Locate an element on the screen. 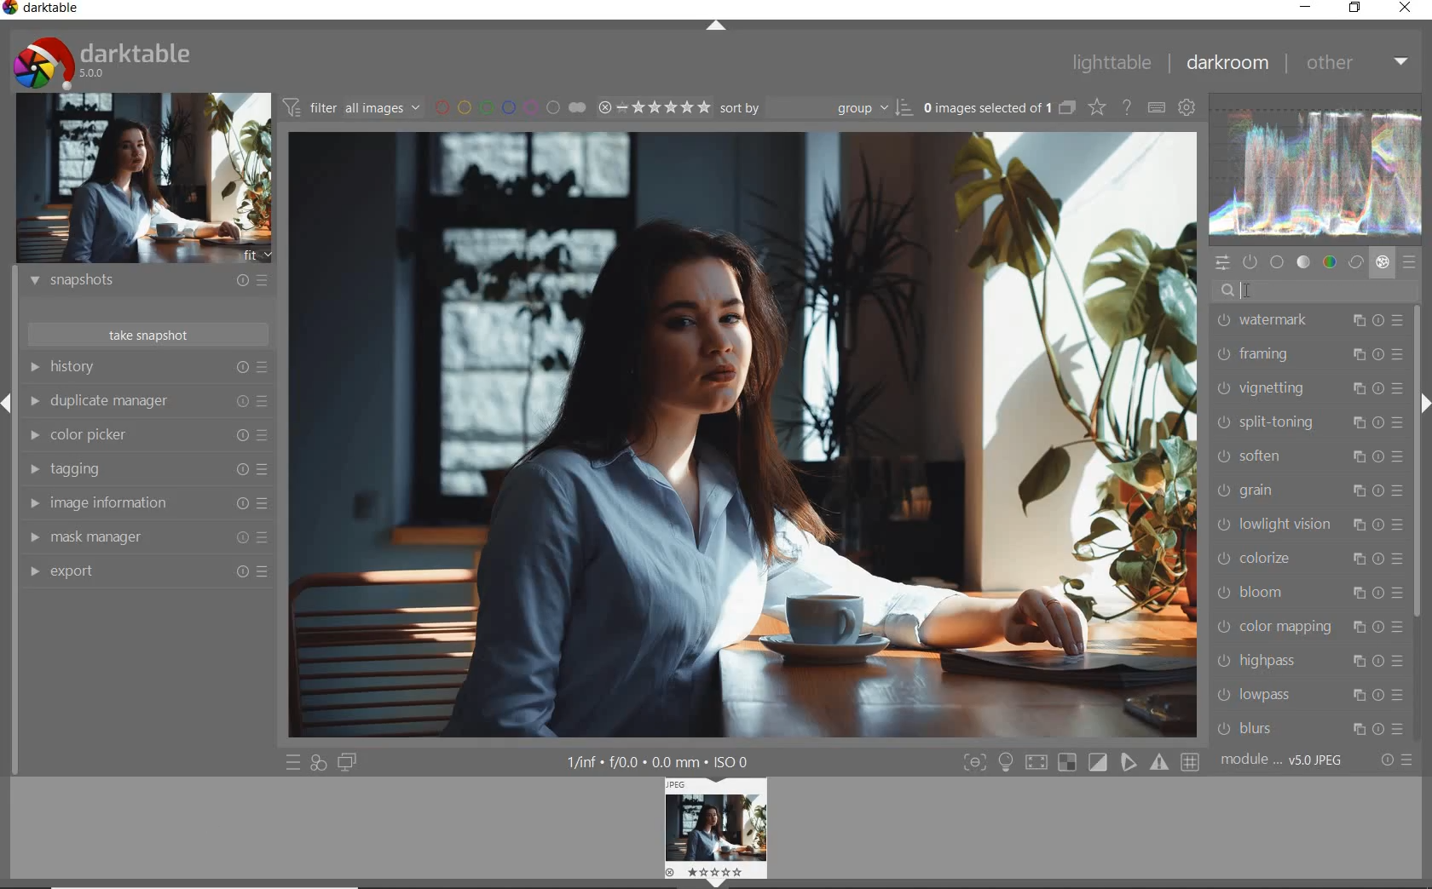 Image resolution: width=1432 pixels, height=889 pixels. vignetting is located at coordinates (1308, 388).